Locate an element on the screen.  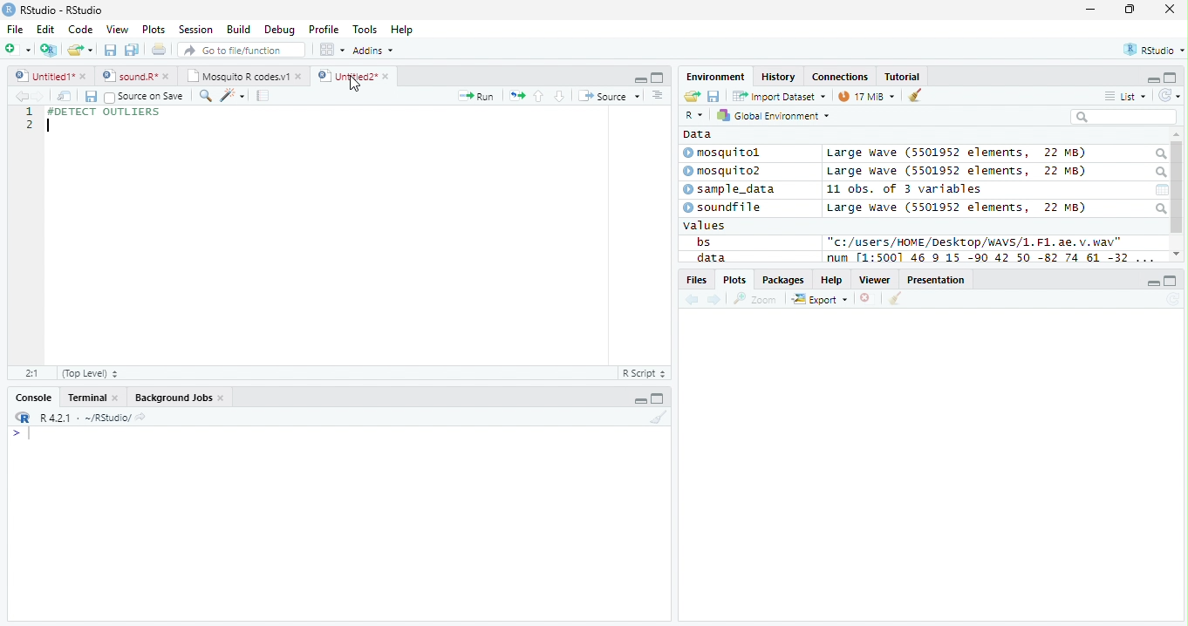
Source is located at coordinates (611, 95).